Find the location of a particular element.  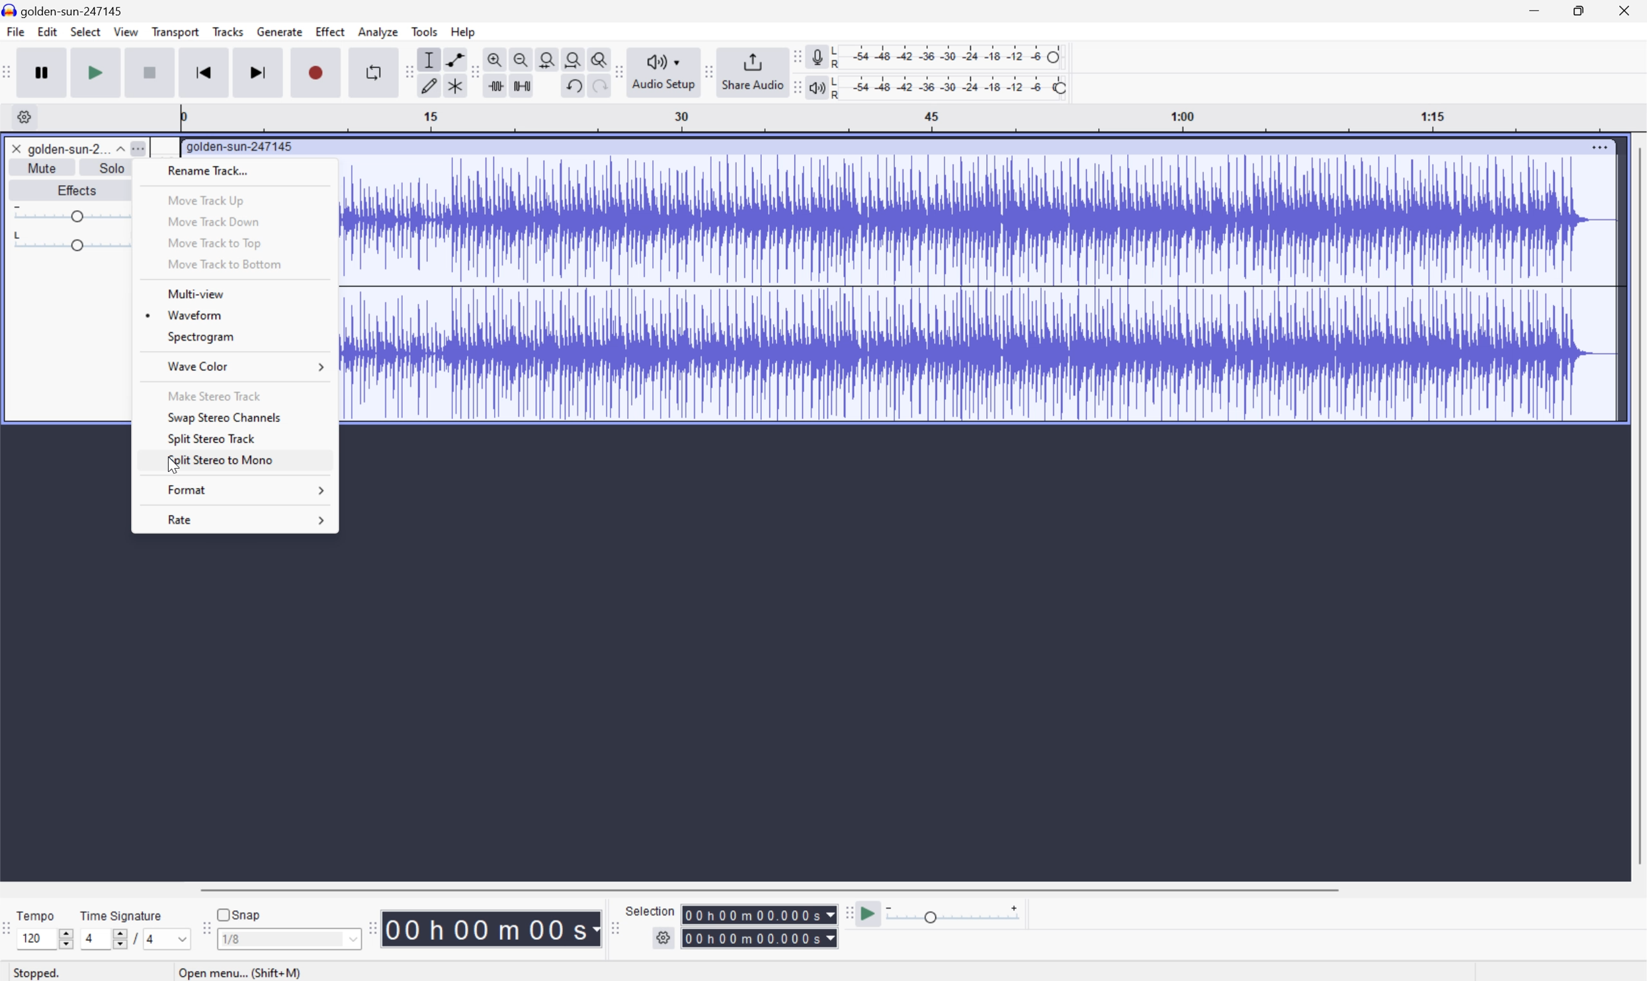

Split is located at coordinates (213, 440).